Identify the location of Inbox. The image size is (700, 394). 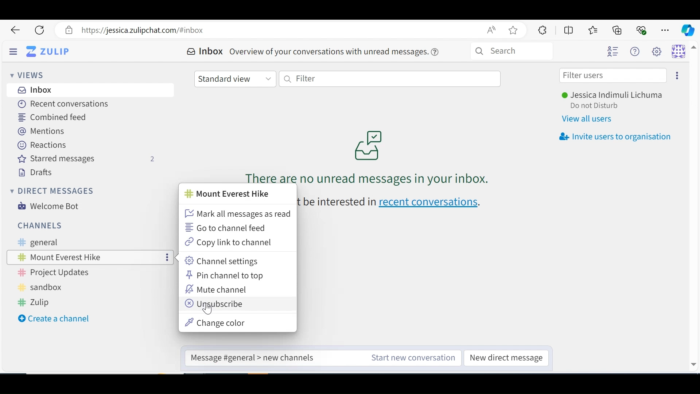
(206, 52).